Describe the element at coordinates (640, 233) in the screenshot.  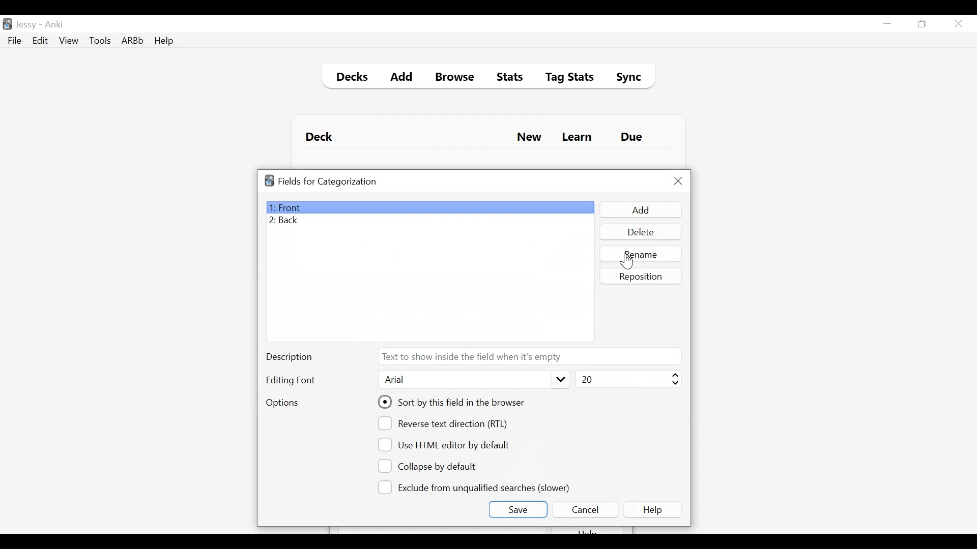
I see `Delete` at that location.